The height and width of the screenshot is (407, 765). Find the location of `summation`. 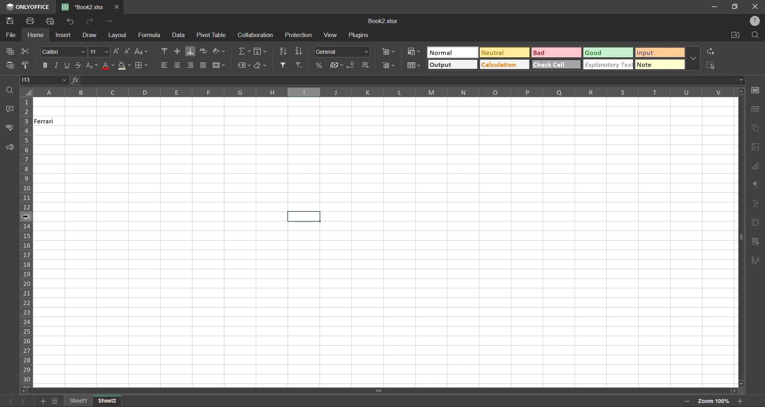

summation is located at coordinates (244, 51).